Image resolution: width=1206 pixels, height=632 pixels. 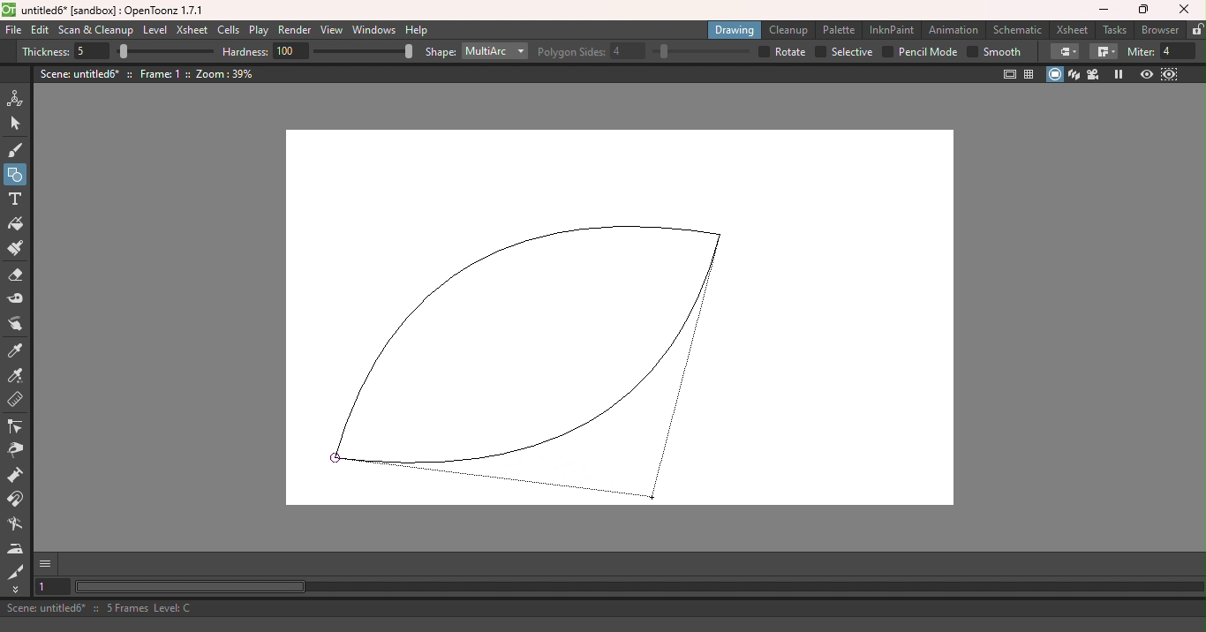 I want to click on Ruler tool, so click(x=14, y=400).